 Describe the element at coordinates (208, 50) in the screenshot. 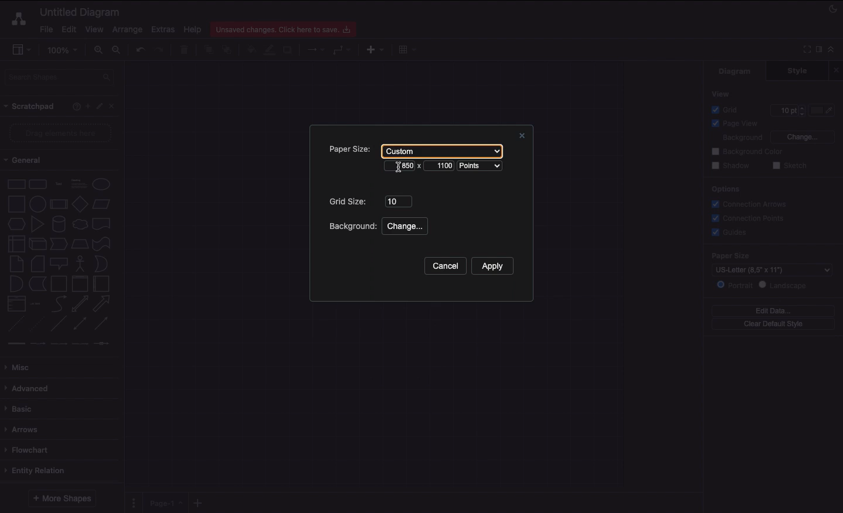

I see `To front` at that location.